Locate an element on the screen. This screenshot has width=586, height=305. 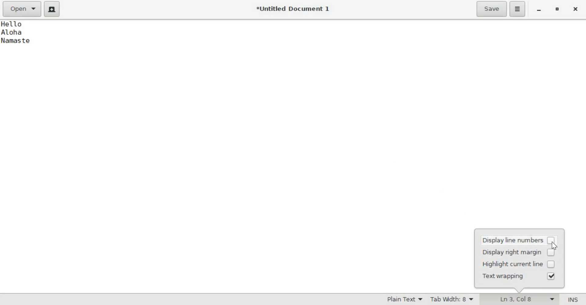
Open a file is located at coordinates (23, 9).